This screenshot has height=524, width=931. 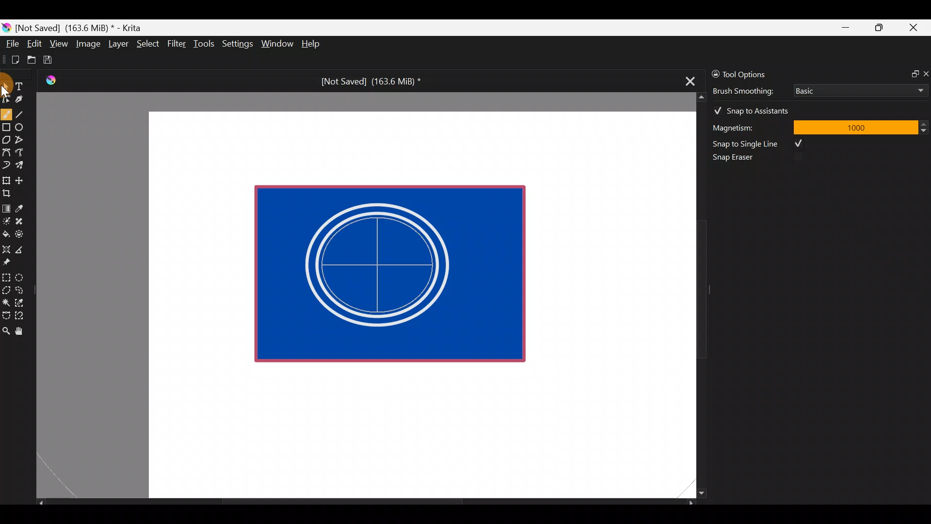 I want to click on Rectangle tool, so click(x=6, y=128).